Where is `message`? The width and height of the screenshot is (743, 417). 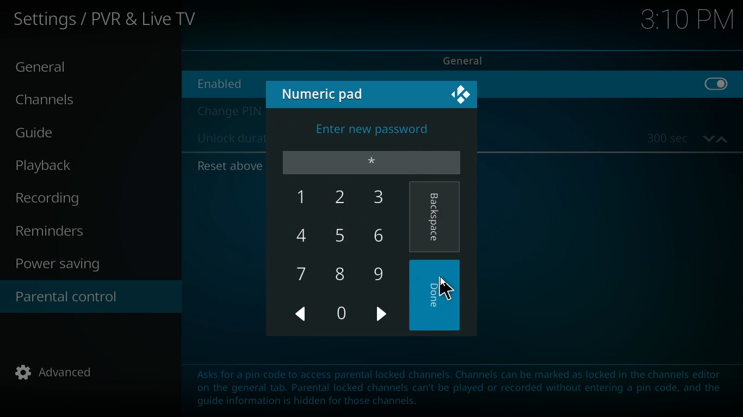 message is located at coordinates (460, 387).